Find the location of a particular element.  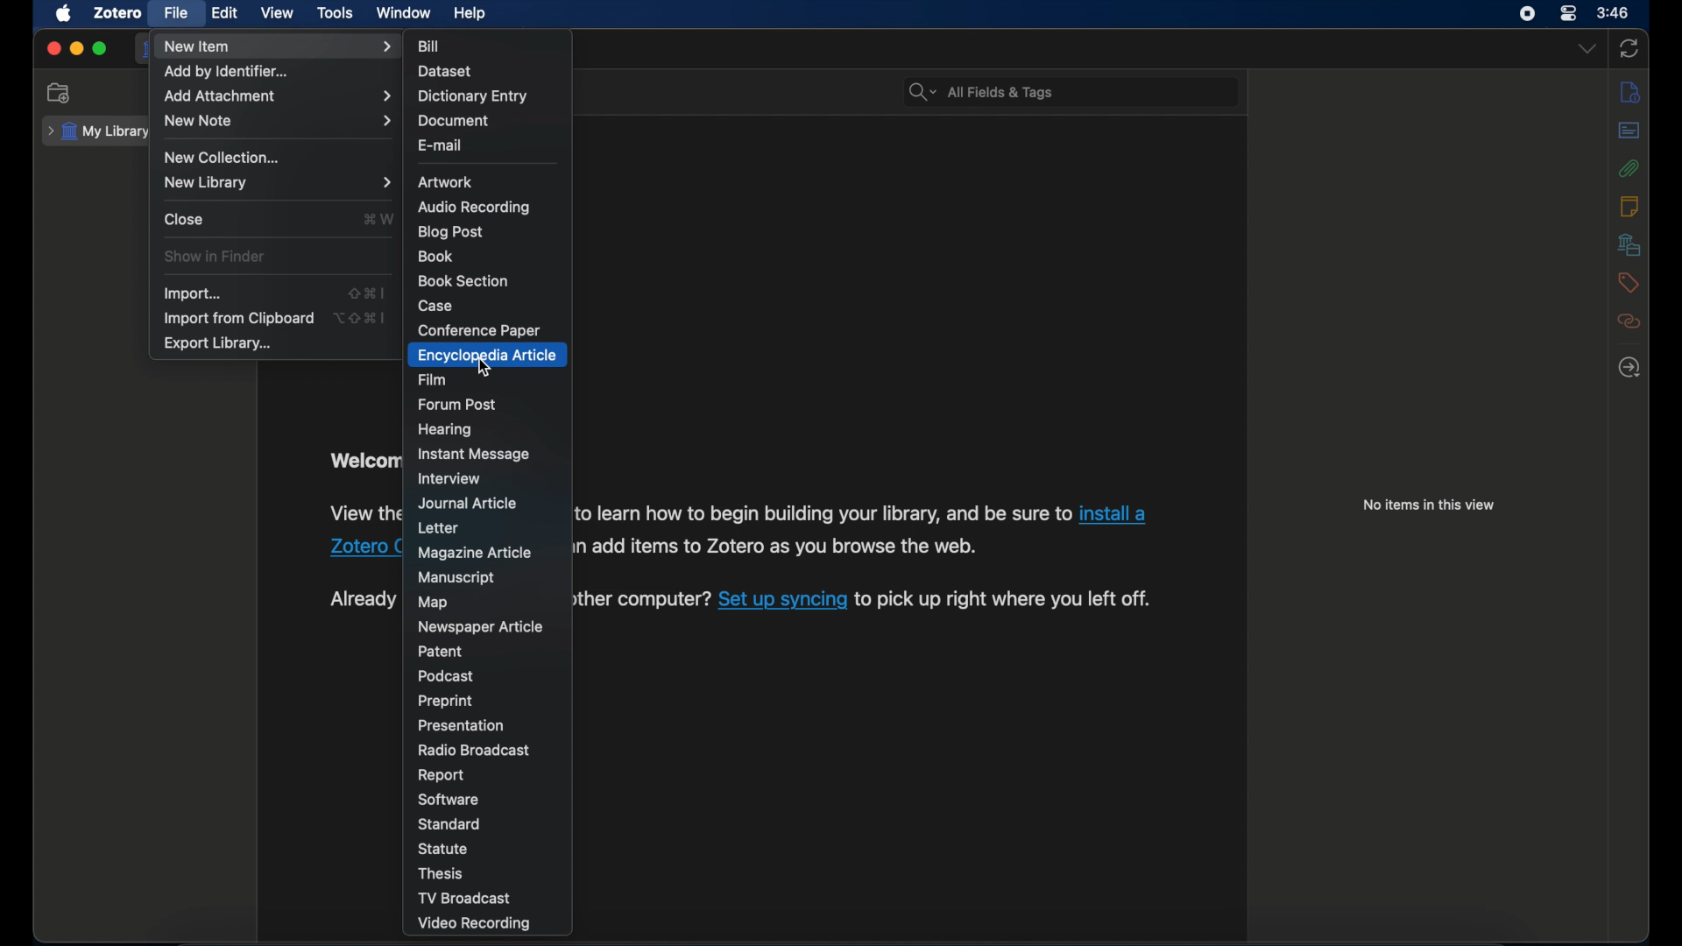

new note is located at coordinates (279, 120).